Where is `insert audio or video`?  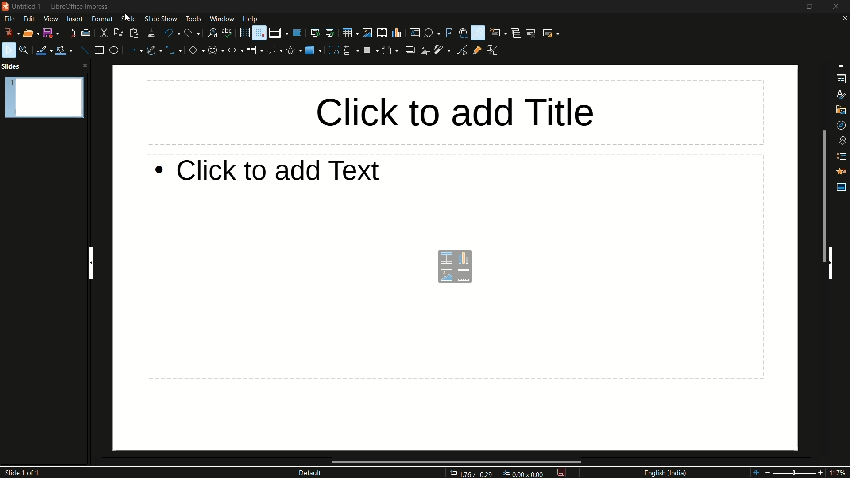
insert audio or video is located at coordinates (382, 33).